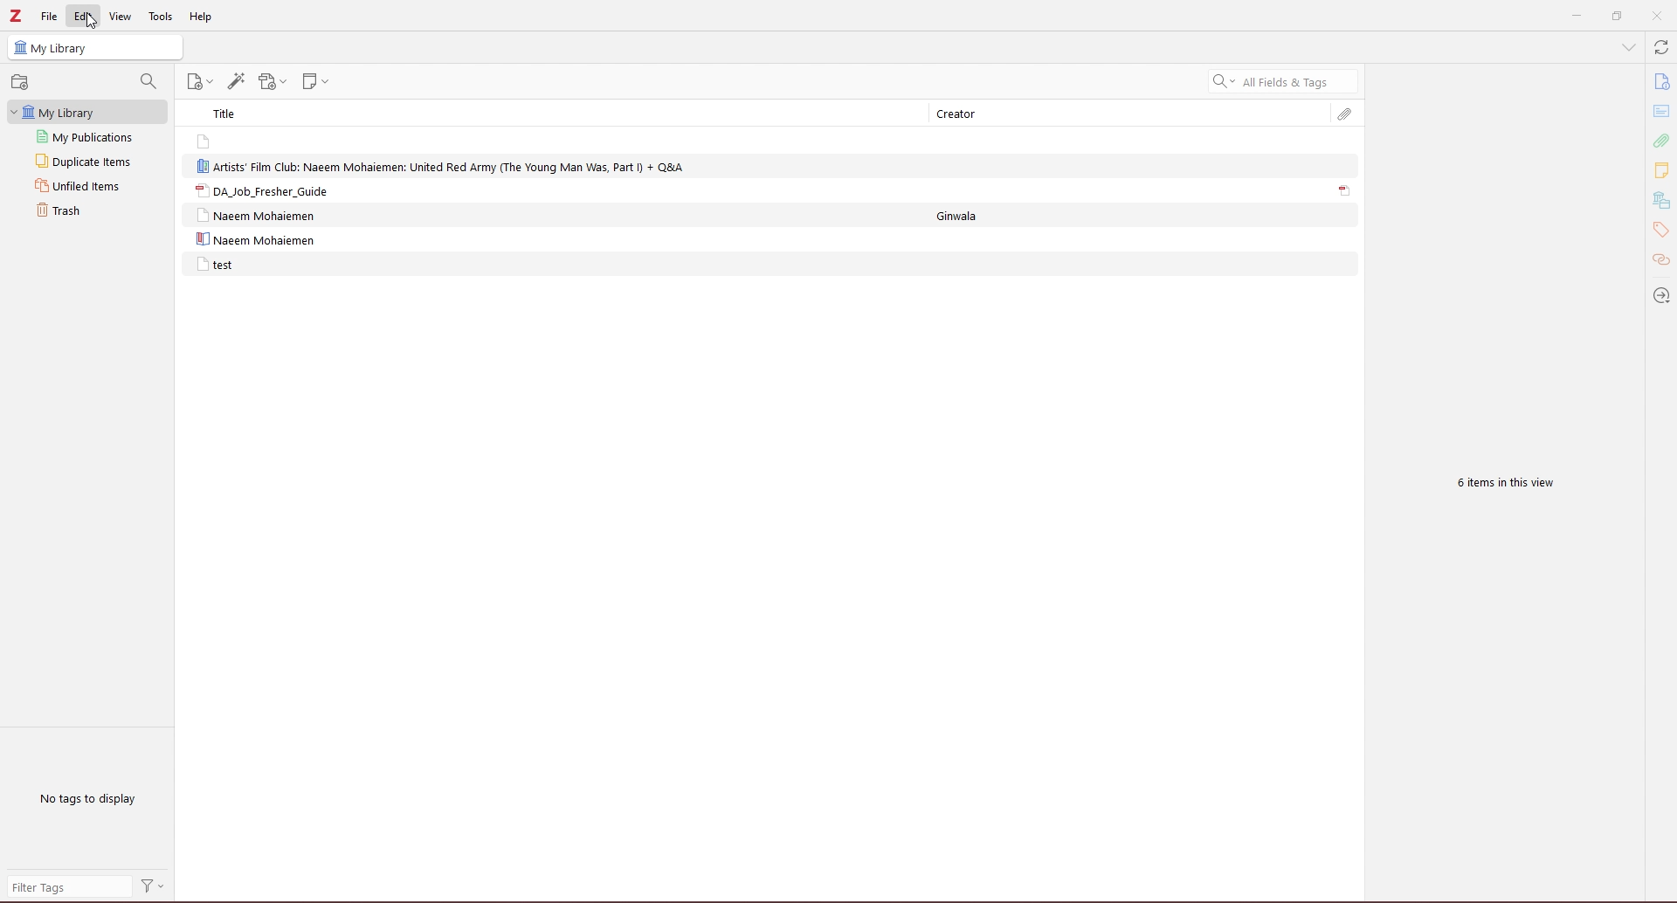 This screenshot has height=903, width=1677. What do you see at coordinates (1573, 17) in the screenshot?
I see `minimize` at bounding box center [1573, 17].